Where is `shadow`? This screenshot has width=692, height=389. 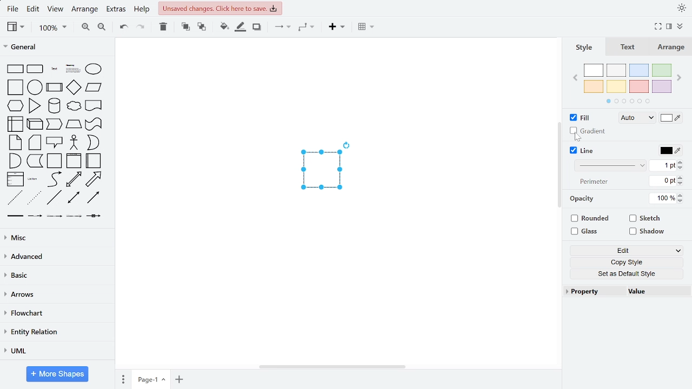
shadow is located at coordinates (647, 232).